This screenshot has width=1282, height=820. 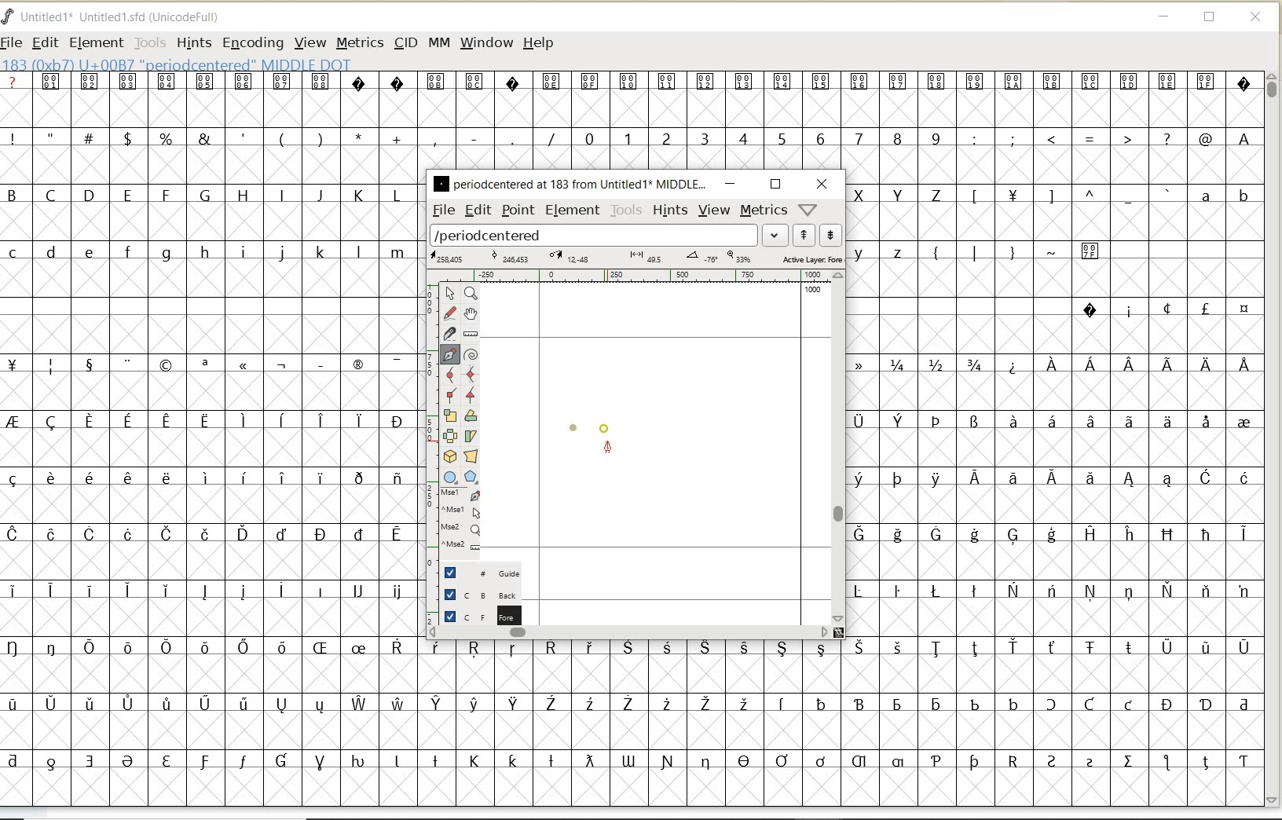 I want to click on ENCODING, so click(x=253, y=44).